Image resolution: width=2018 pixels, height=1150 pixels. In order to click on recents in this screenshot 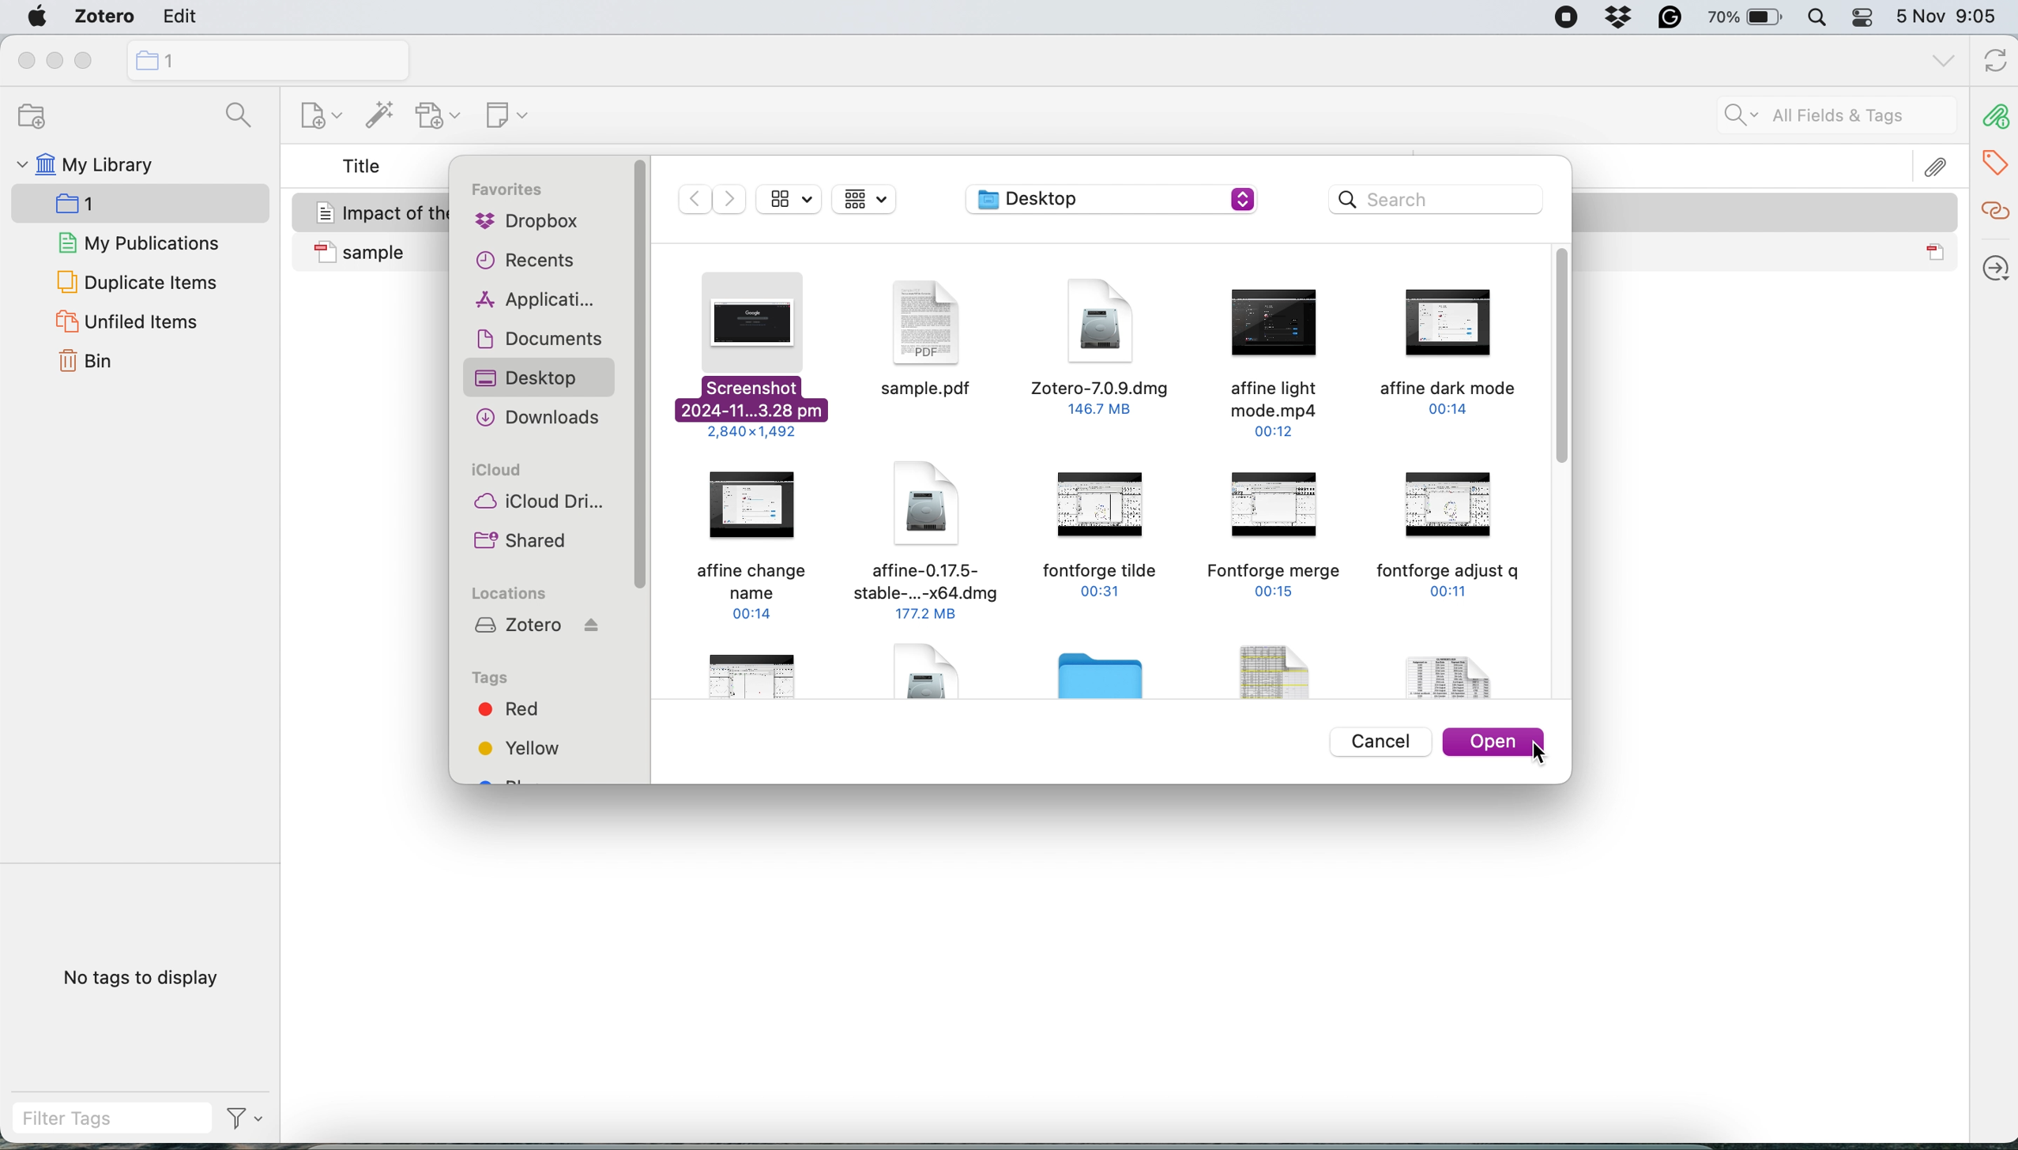, I will do `click(525, 262)`.